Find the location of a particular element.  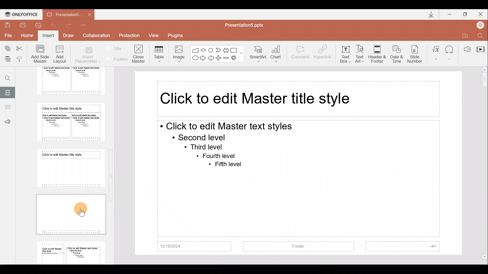

Document name is located at coordinates (61, 14).